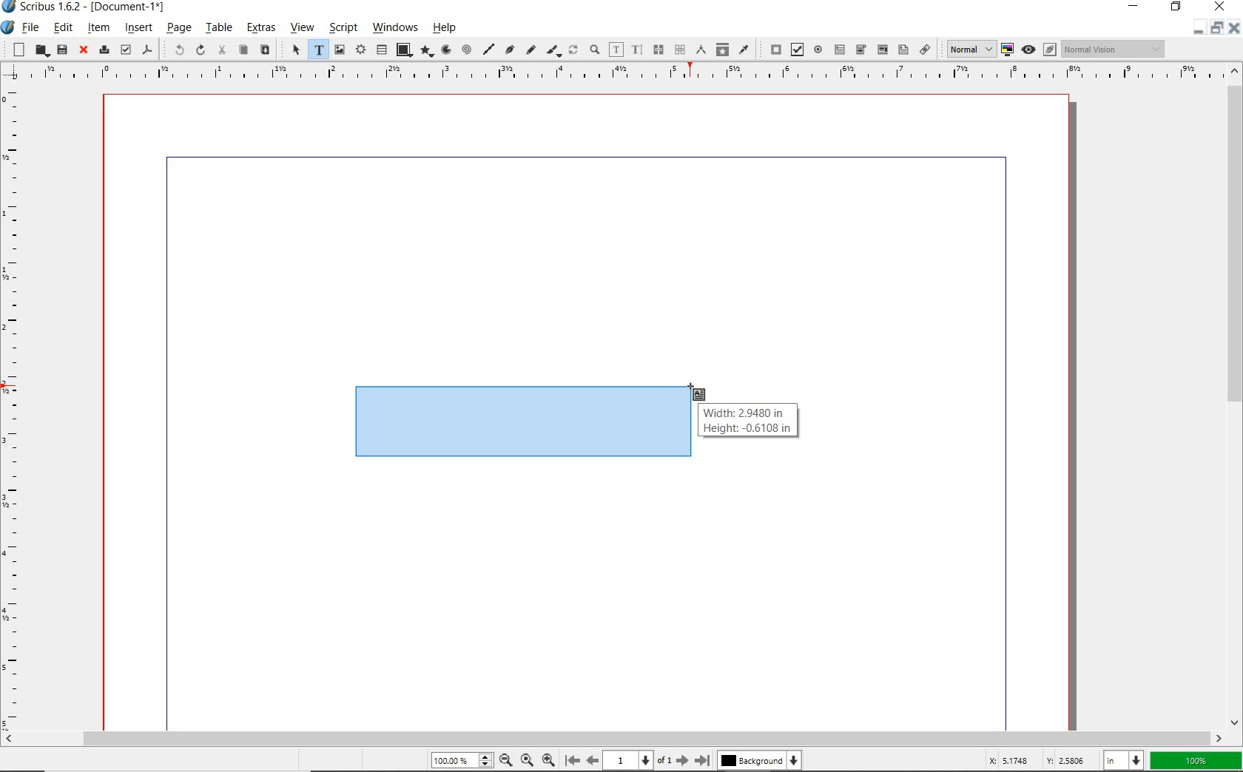 The height and width of the screenshot is (772, 1243). What do you see at coordinates (103, 49) in the screenshot?
I see `print` at bounding box center [103, 49].